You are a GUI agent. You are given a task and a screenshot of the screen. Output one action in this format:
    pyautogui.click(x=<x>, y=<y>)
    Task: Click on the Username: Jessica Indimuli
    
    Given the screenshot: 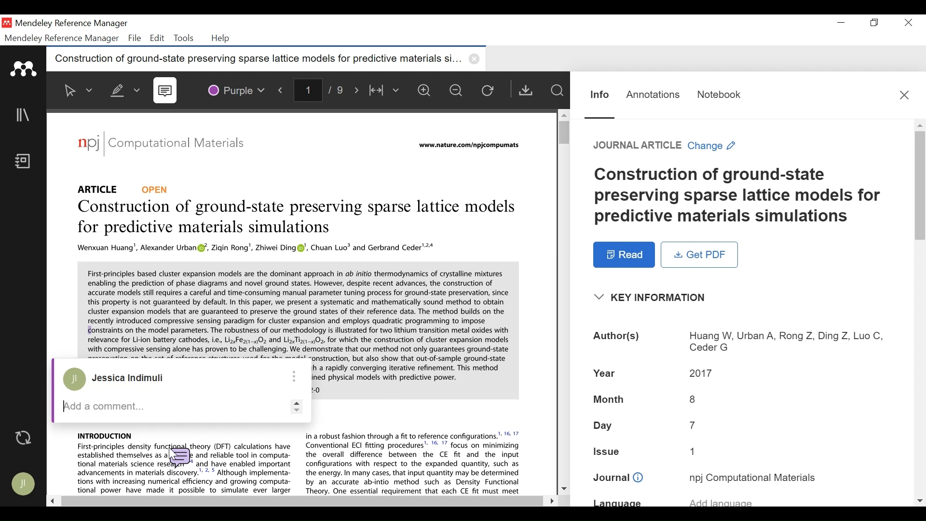 What is the action you would take?
    pyautogui.click(x=134, y=379)
    